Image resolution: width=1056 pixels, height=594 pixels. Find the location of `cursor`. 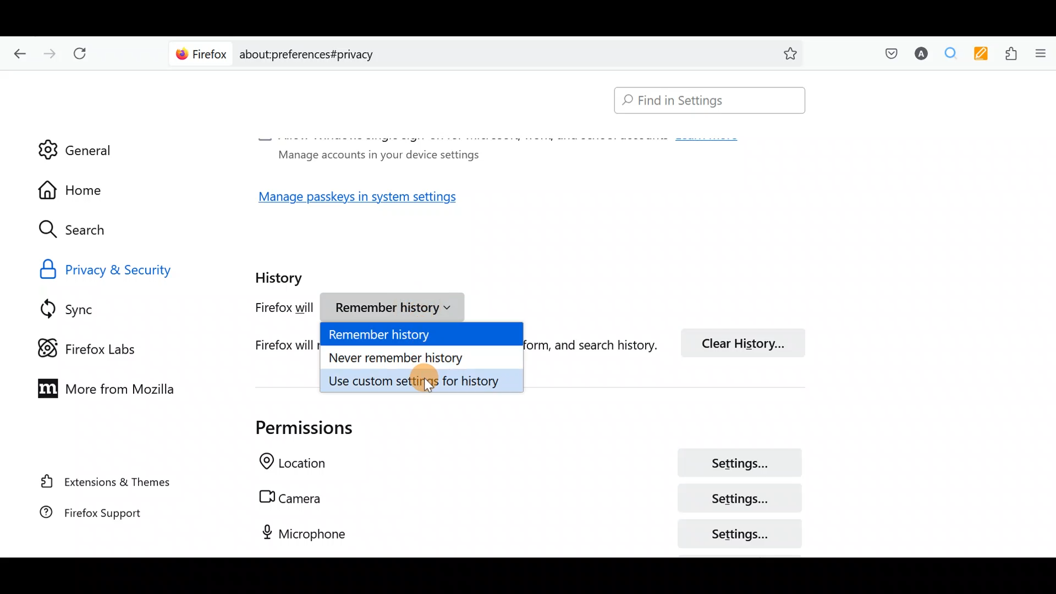

cursor is located at coordinates (428, 389).